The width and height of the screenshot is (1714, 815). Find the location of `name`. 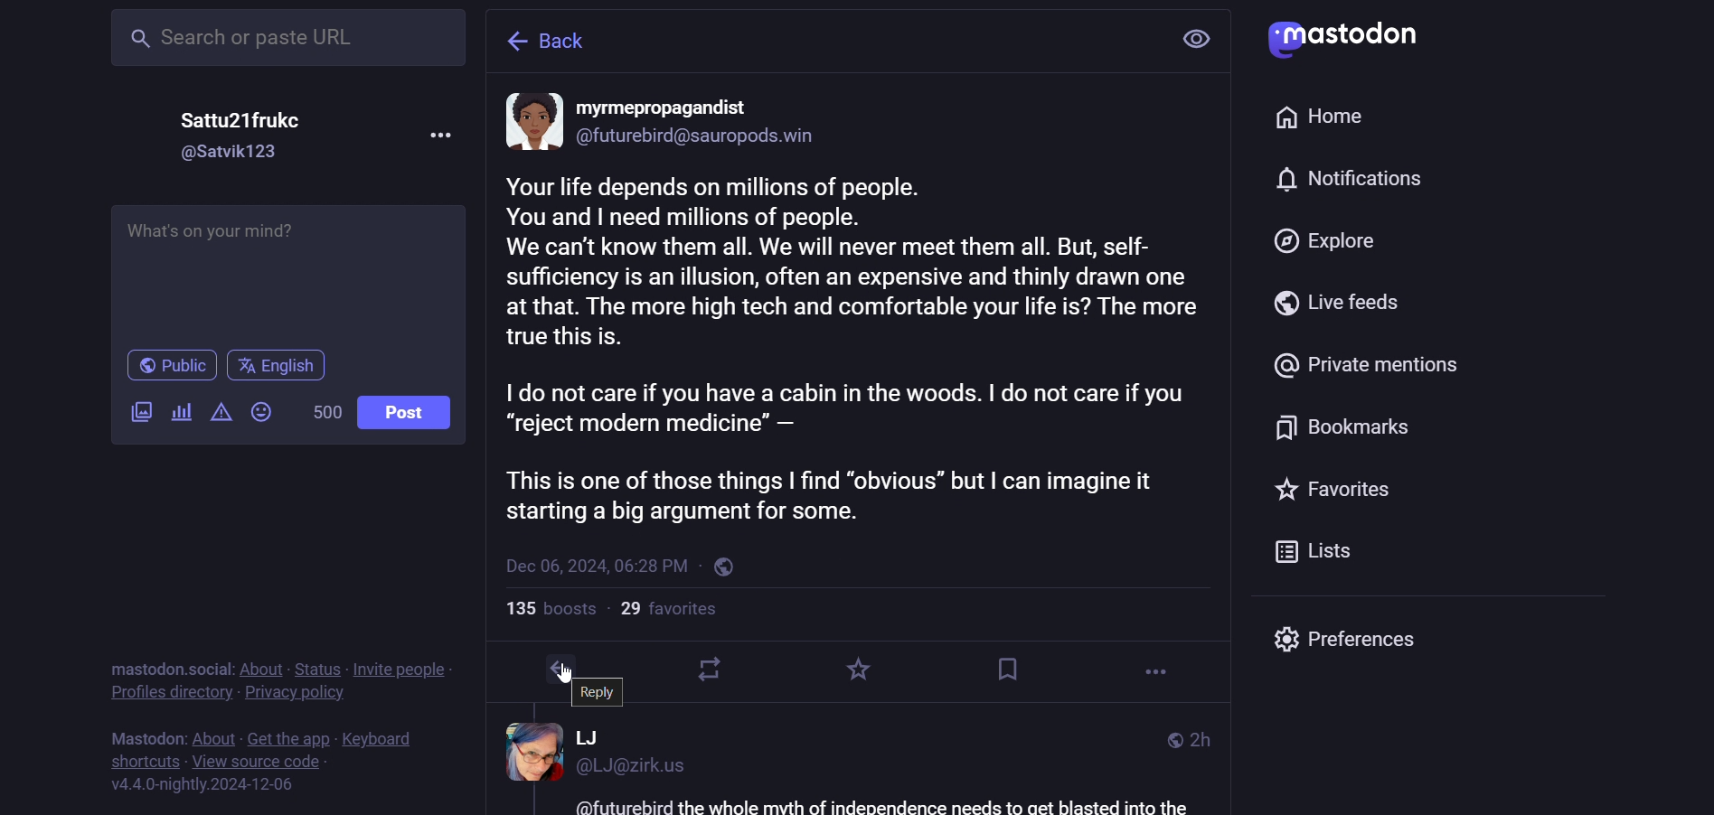

name is located at coordinates (243, 116).